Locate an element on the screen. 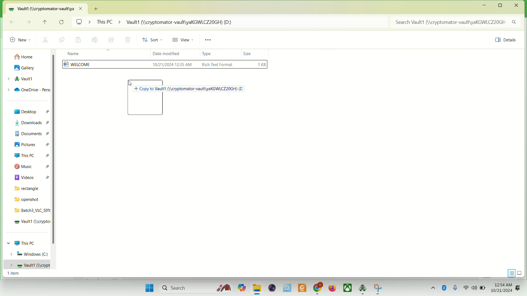 This screenshot has width=527, height=296. rectangle is located at coordinates (27, 188).